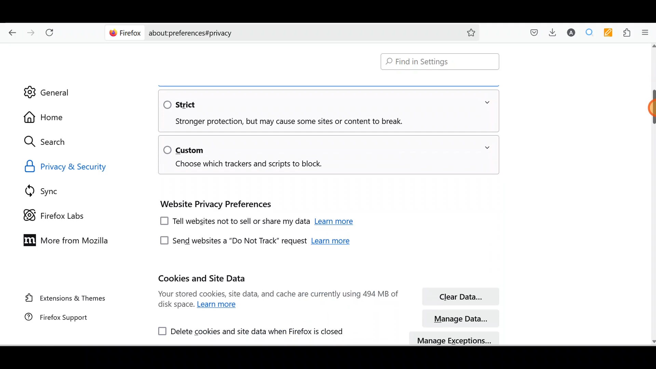 The height and width of the screenshot is (369, 656). I want to click on More from Mozilla, so click(68, 243).